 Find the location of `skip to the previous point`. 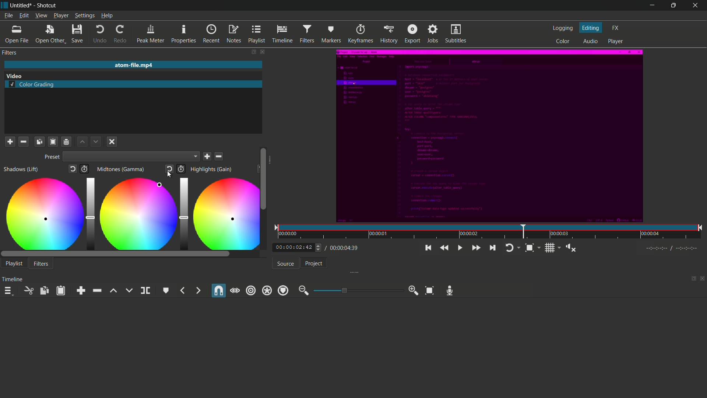

skip to the previous point is located at coordinates (428, 248).